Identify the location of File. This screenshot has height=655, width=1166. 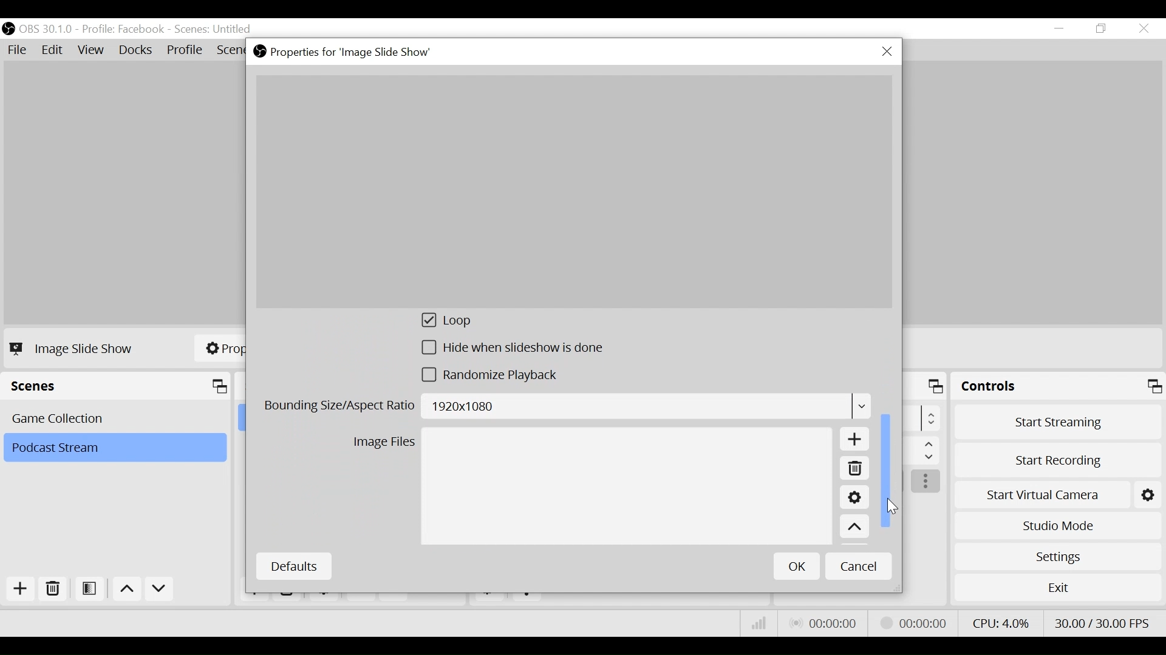
(19, 50).